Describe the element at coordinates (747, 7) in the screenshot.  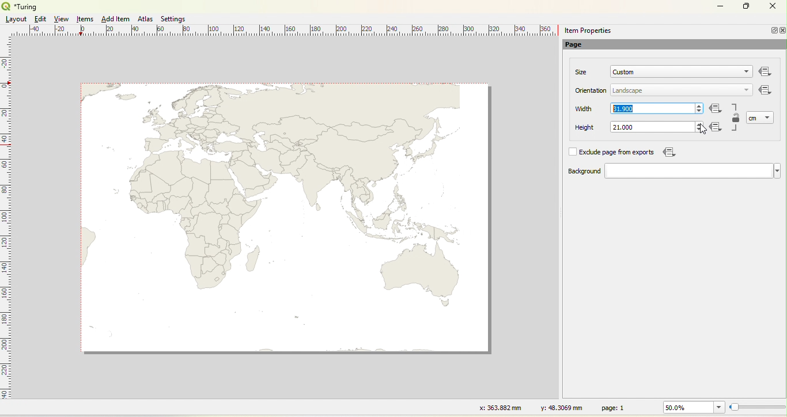
I see `Maximize` at that location.